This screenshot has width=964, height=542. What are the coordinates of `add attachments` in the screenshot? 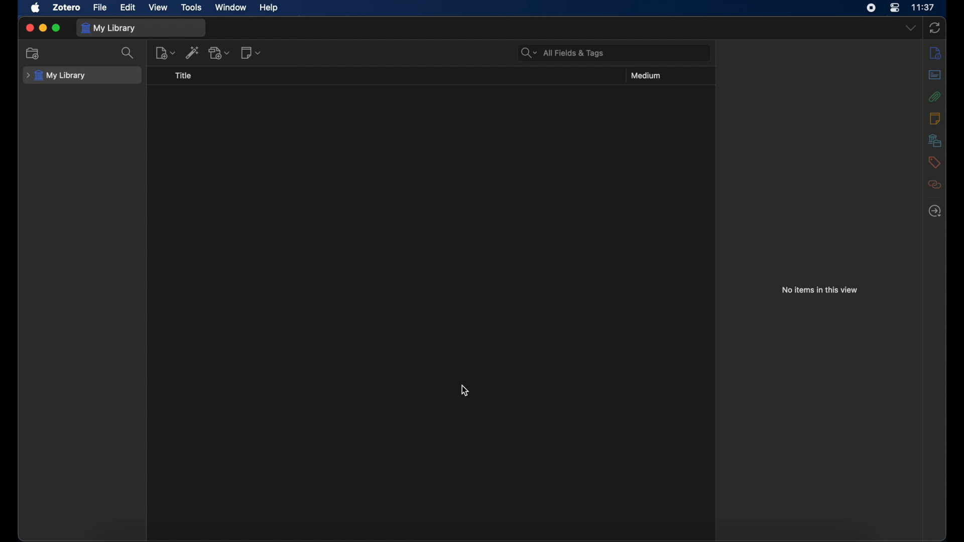 It's located at (220, 52).